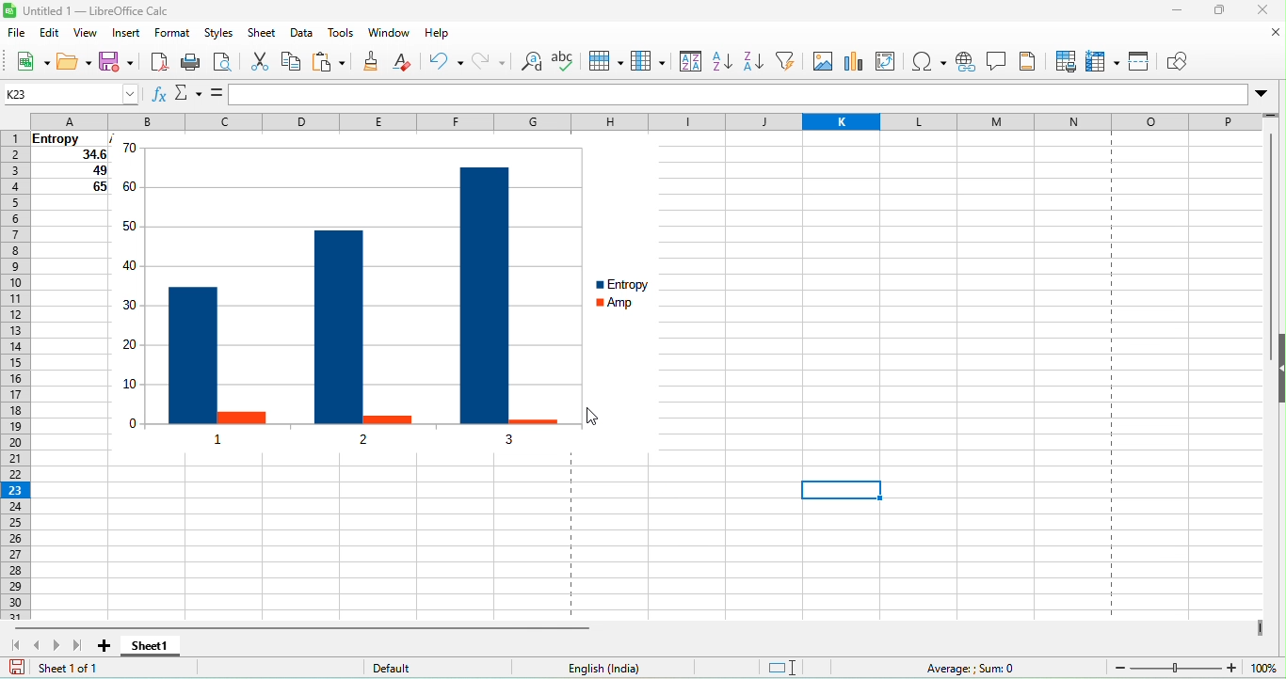 Image resolution: width=1286 pixels, height=679 pixels. Describe the element at coordinates (387, 417) in the screenshot. I see `amp 2` at that location.